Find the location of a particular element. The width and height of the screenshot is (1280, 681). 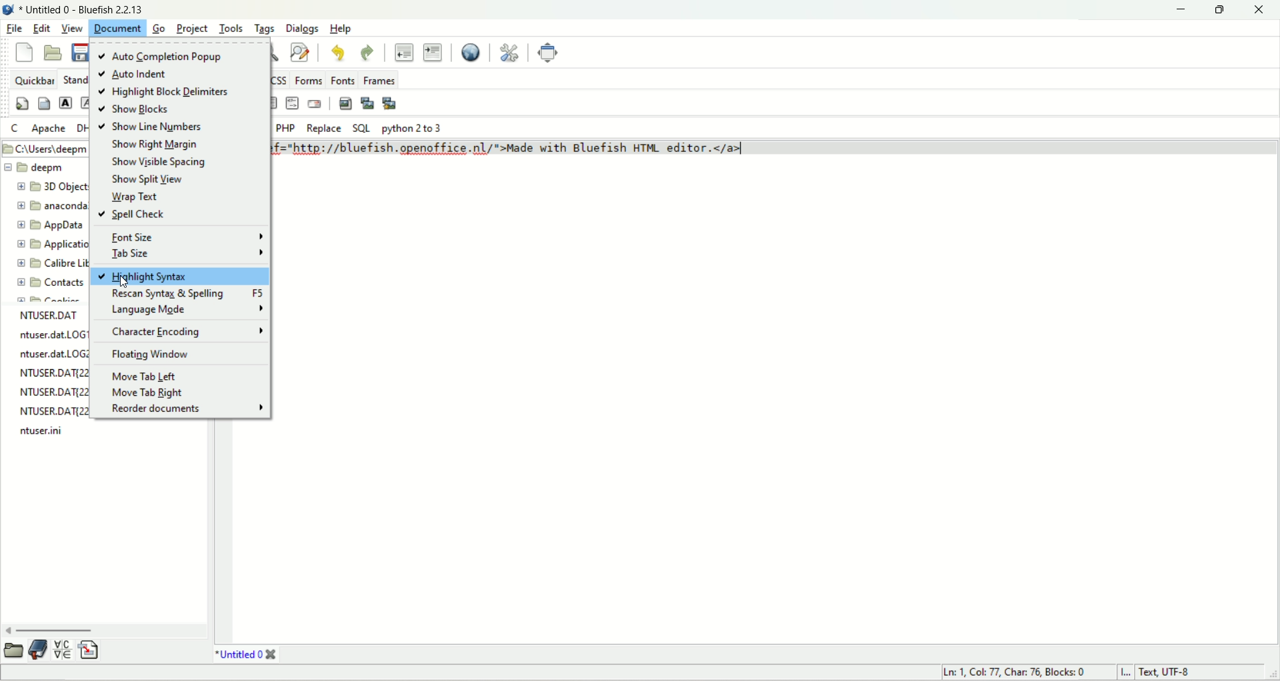

deepm is located at coordinates (35, 168).